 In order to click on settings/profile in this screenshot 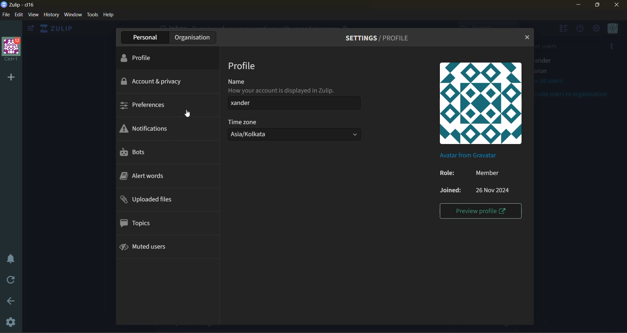, I will do `click(379, 39)`.